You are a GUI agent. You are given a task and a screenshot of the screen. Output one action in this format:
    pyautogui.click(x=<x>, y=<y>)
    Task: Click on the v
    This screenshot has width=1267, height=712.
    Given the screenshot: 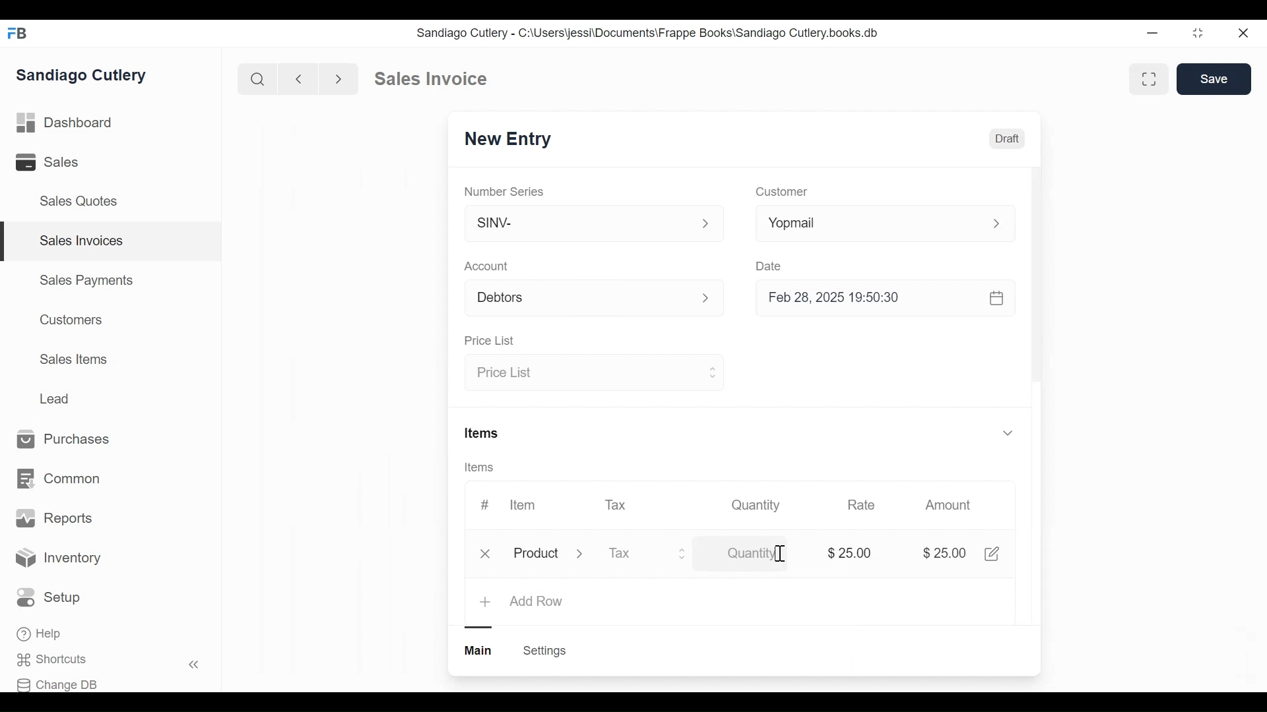 What is the action you would take?
    pyautogui.click(x=1008, y=434)
    